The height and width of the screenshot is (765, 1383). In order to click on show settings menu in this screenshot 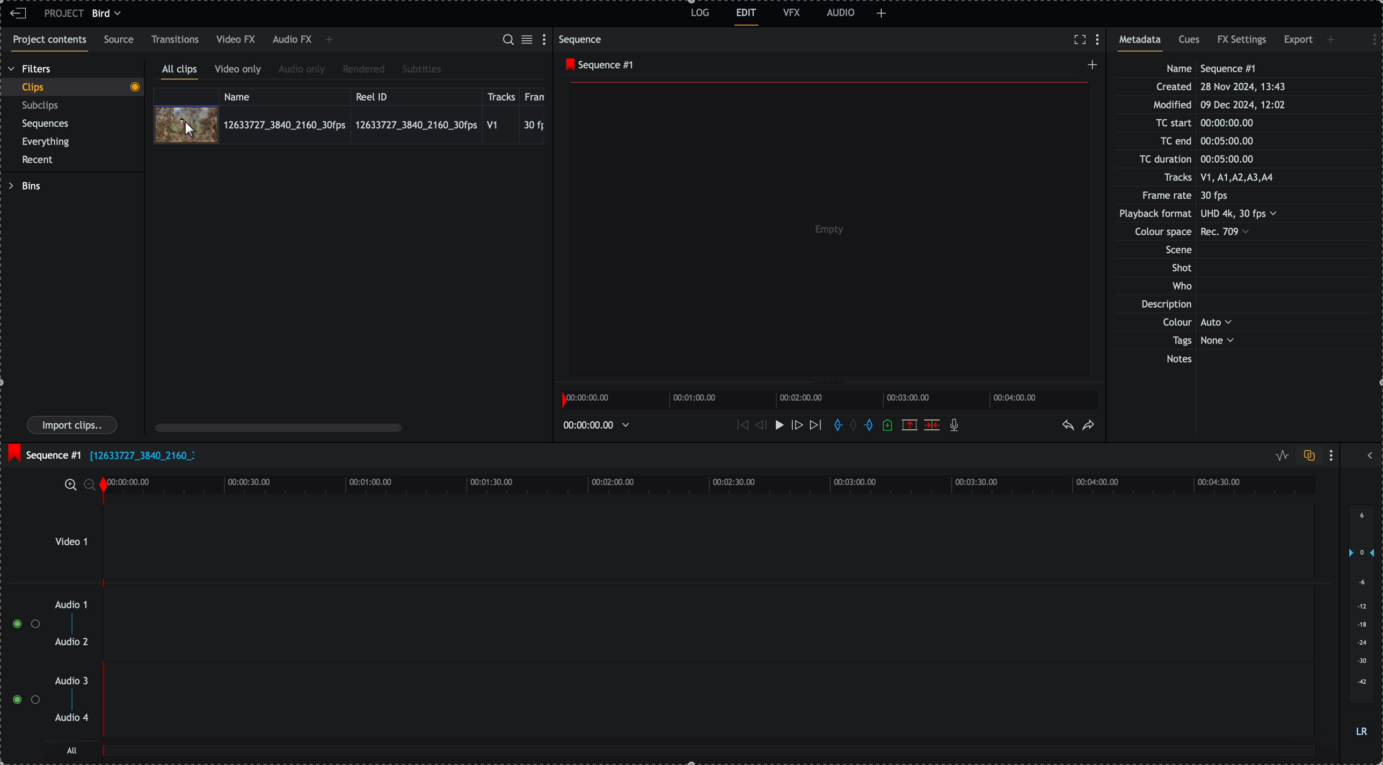, I will do `click(1369, 38)`.